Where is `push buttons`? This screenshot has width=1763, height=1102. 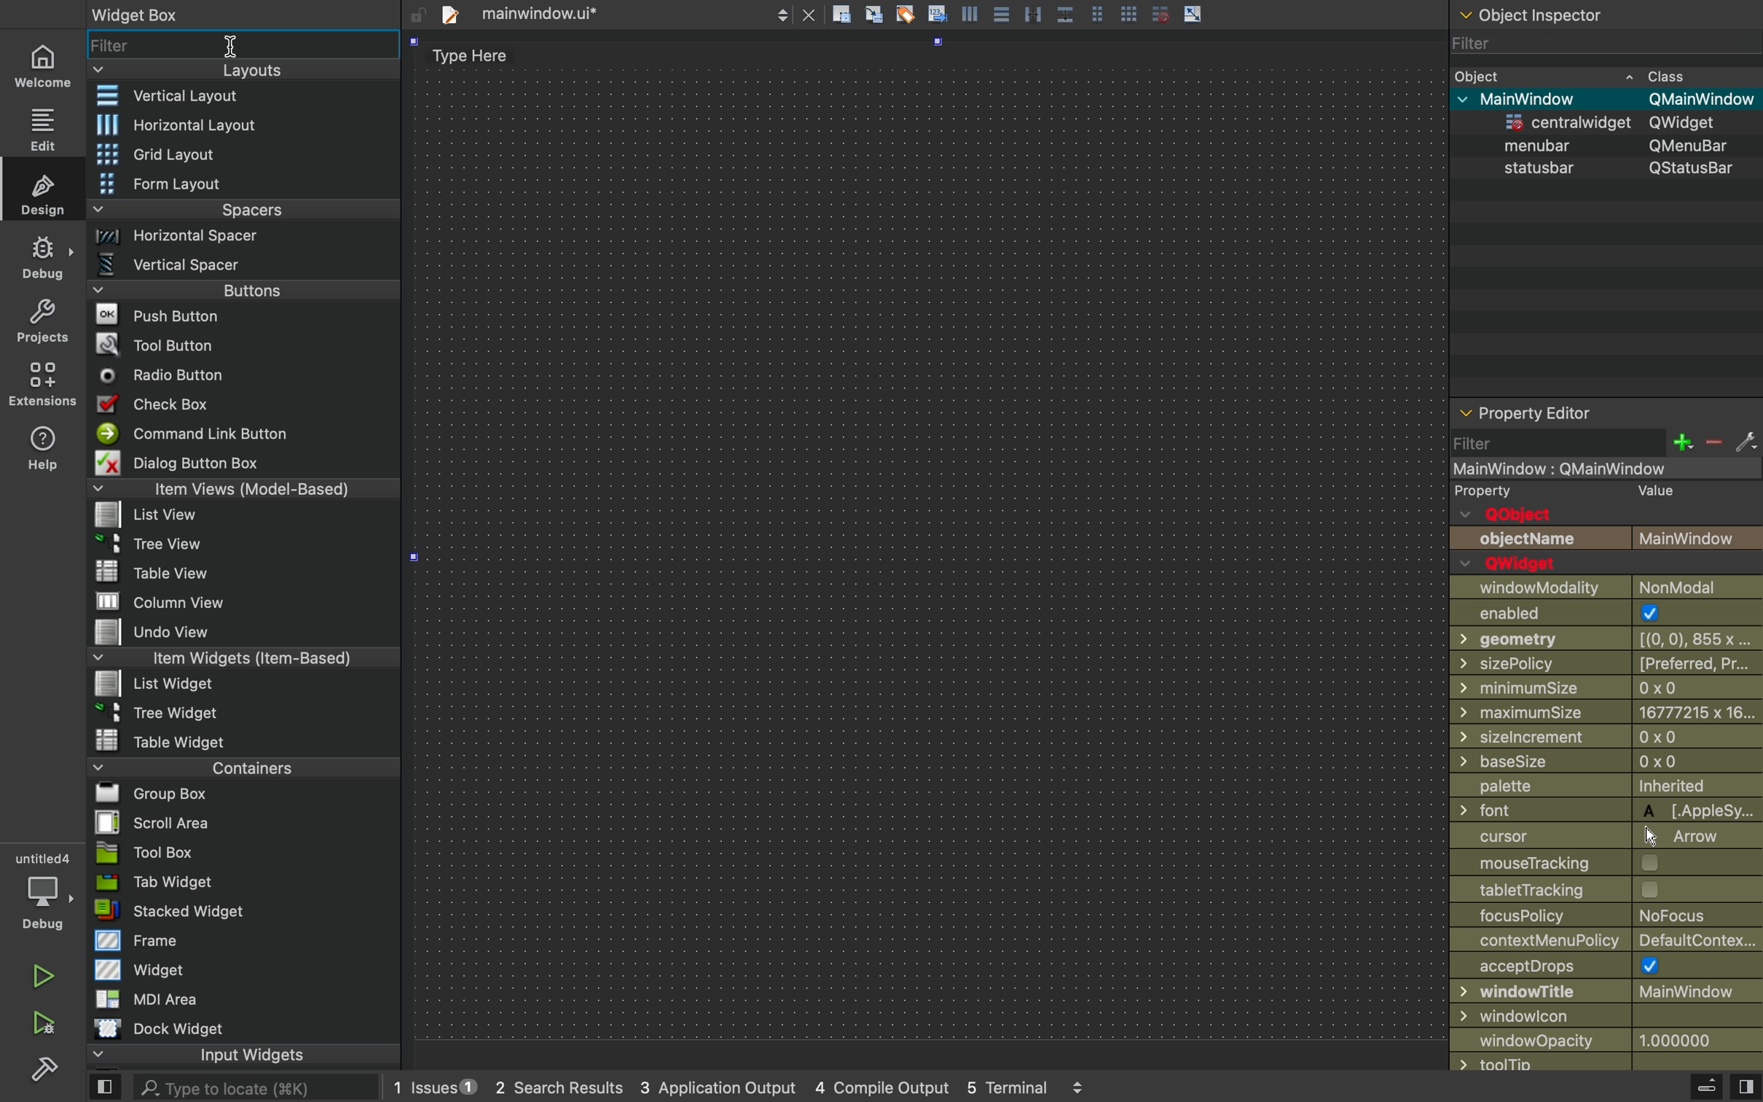 push buttons is located at coordinates (245, 314).